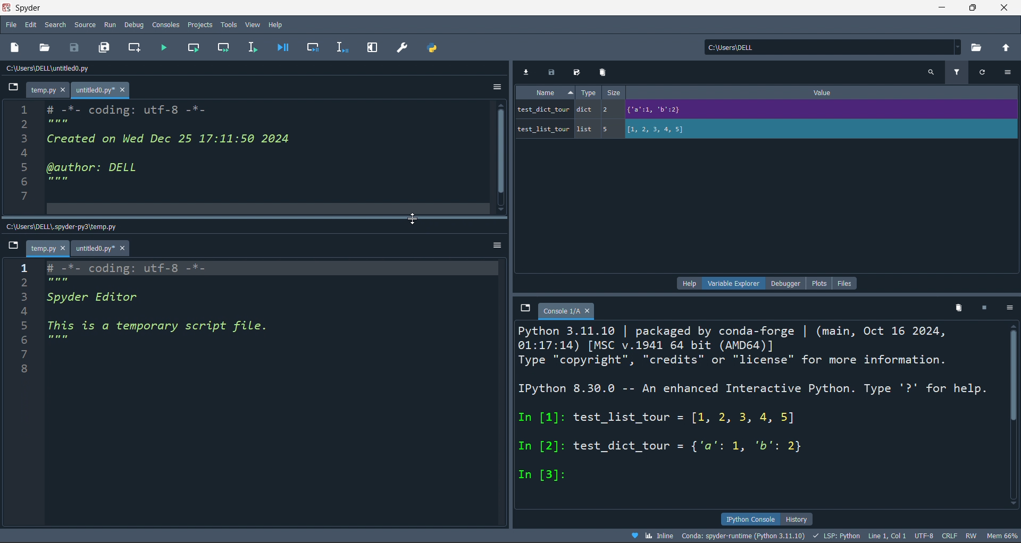 The image size is (1021, 543). What do you see at coordinates (162, 139) in the screenshot?
I see `3 Created on Wed Dec 25 17:11:50 2024` at bounding box center [162, 139].